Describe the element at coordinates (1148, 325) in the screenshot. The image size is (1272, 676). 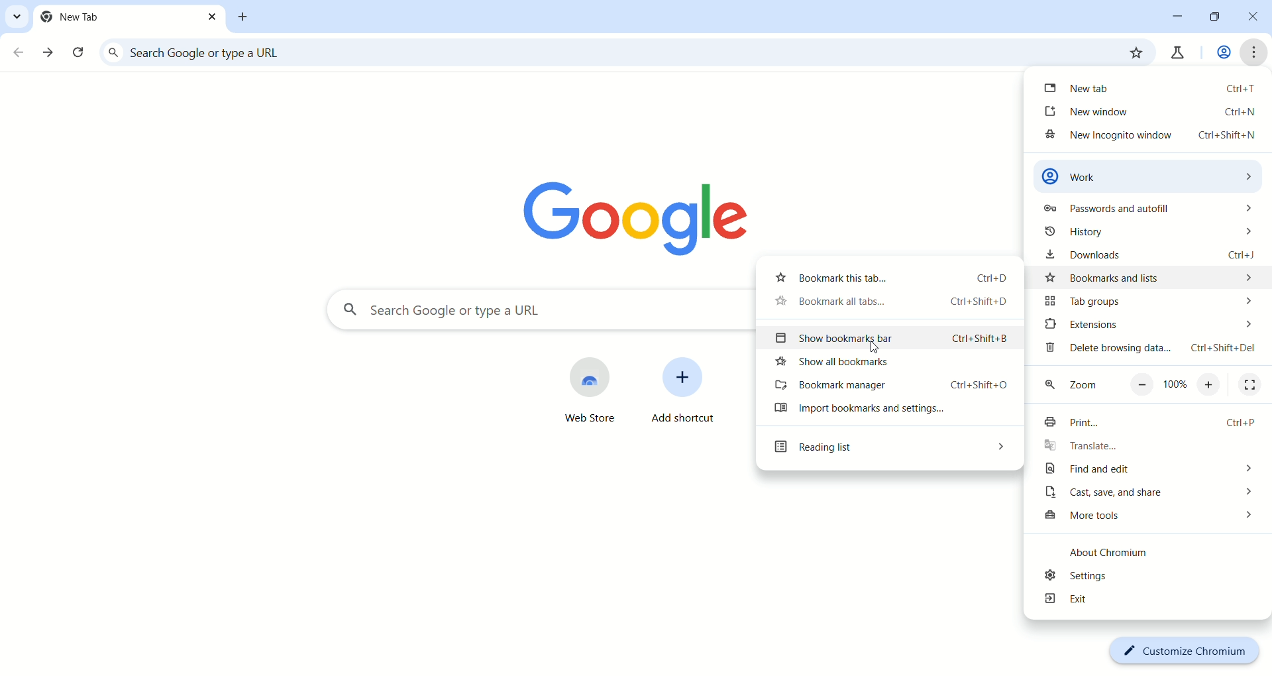
I see `extensions` at that location.